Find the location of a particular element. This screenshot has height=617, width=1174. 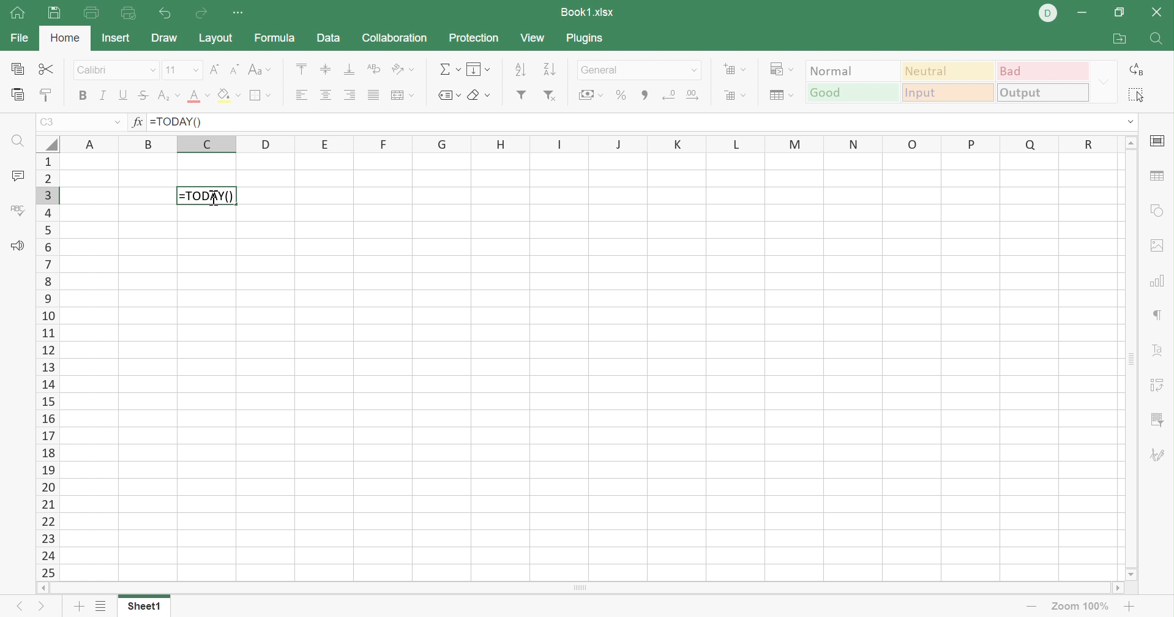

Copy Style is located at coordinates (47, 95).